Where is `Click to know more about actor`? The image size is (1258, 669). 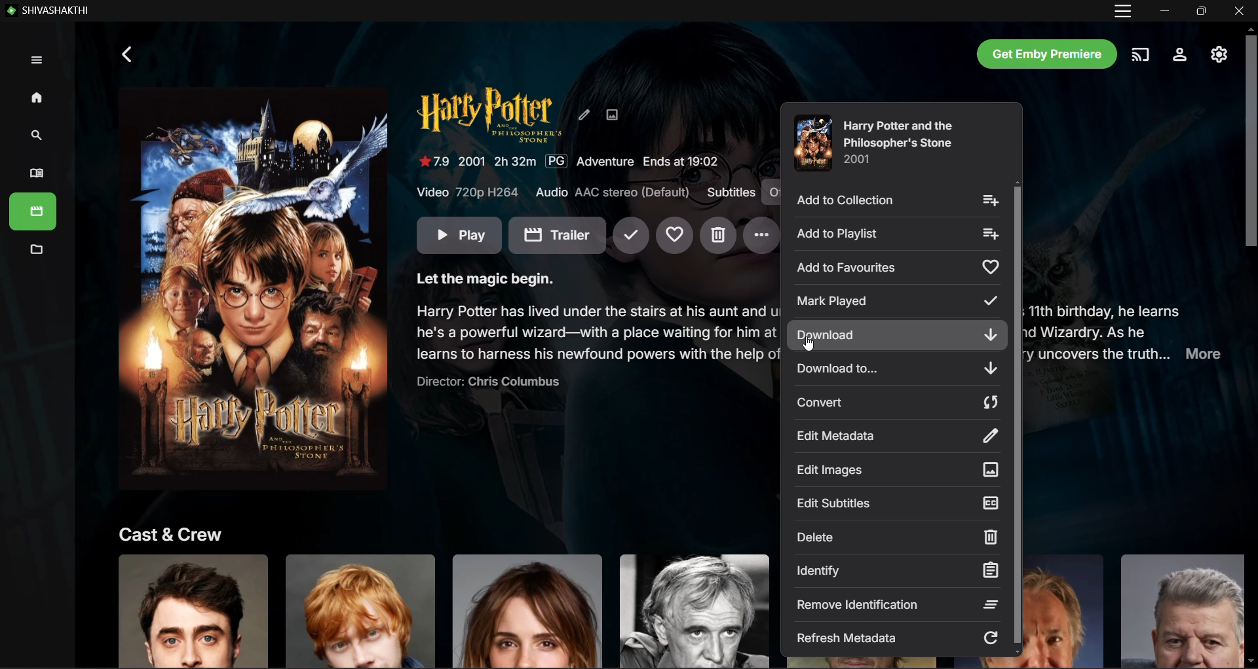
Click to know more about actor is located at coordinates (193, 610).